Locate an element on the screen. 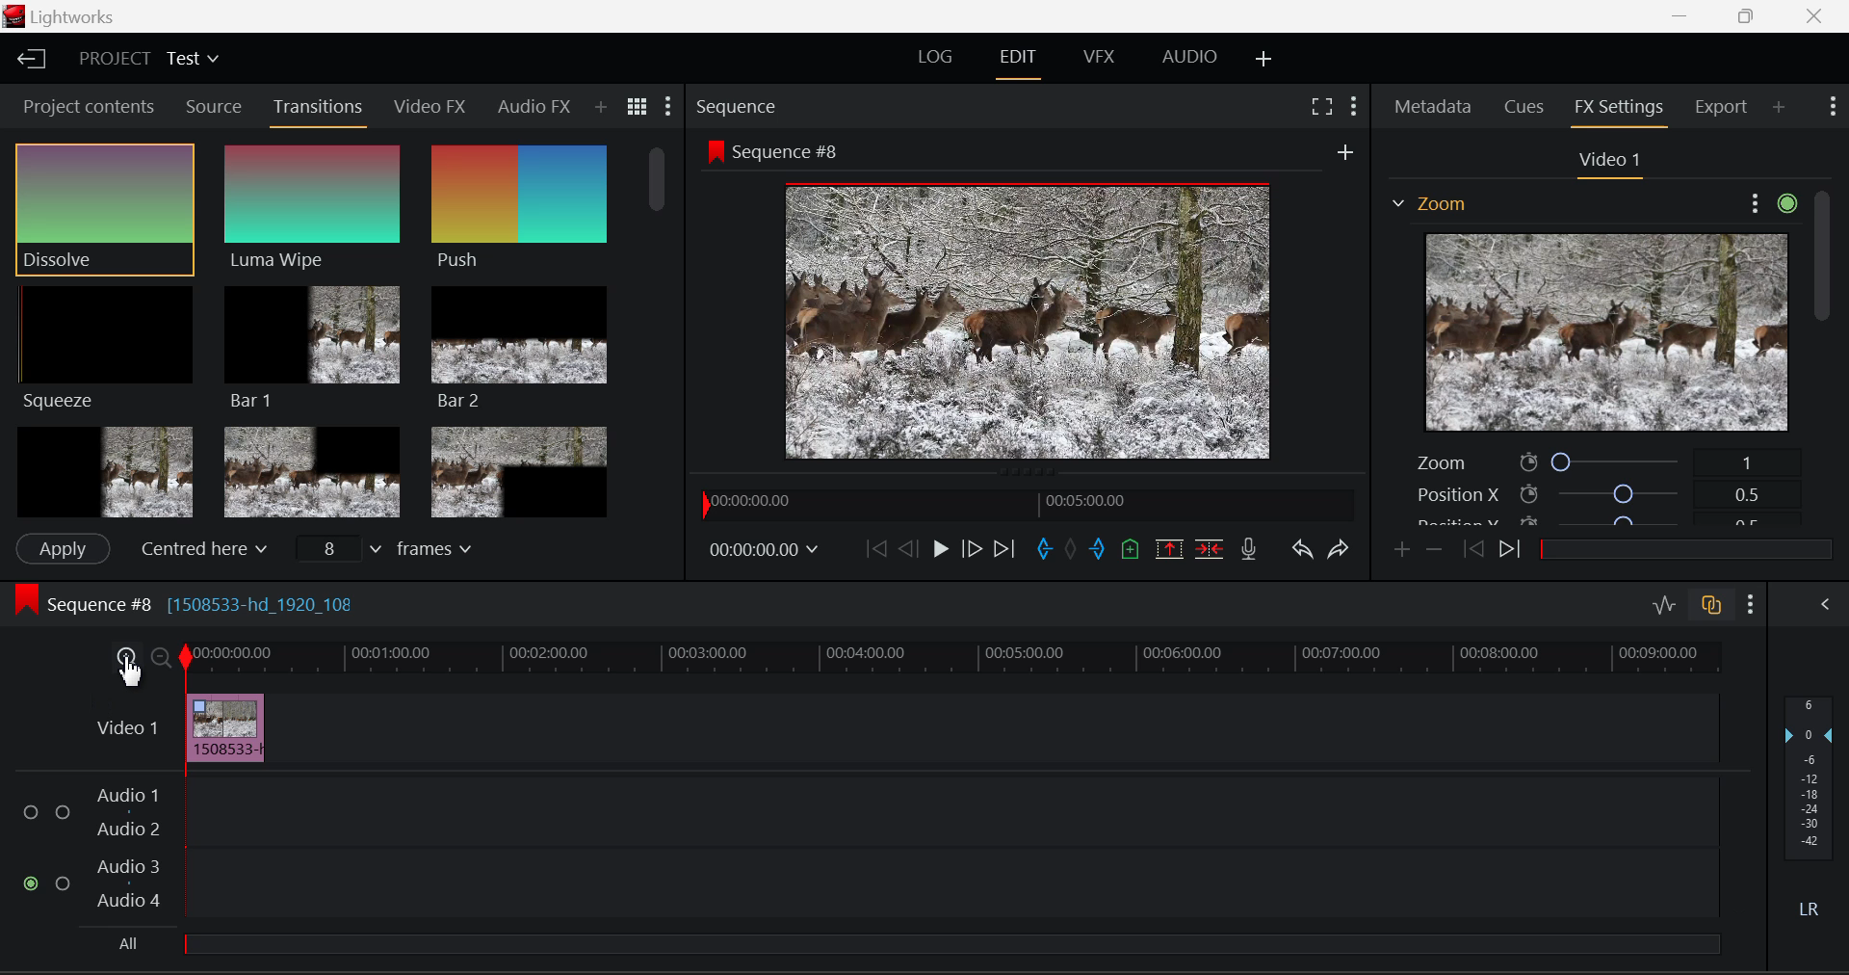 The image size is (1849, 975). Box 2 is located at coordinates (312, 471).